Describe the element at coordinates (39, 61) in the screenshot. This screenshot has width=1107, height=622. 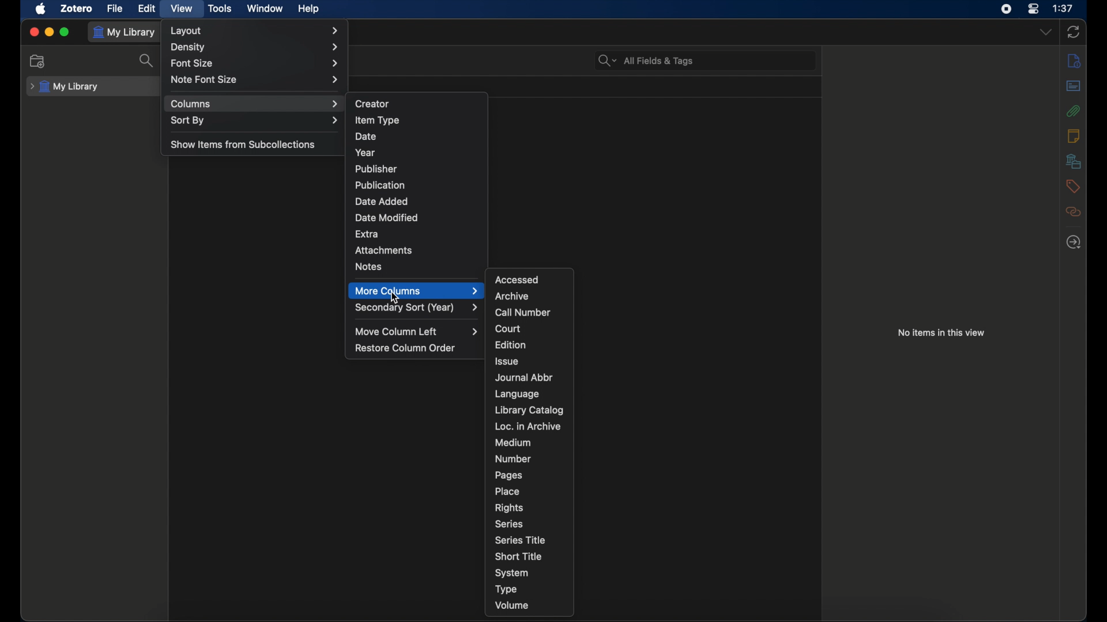
I see `new collection` at that location.